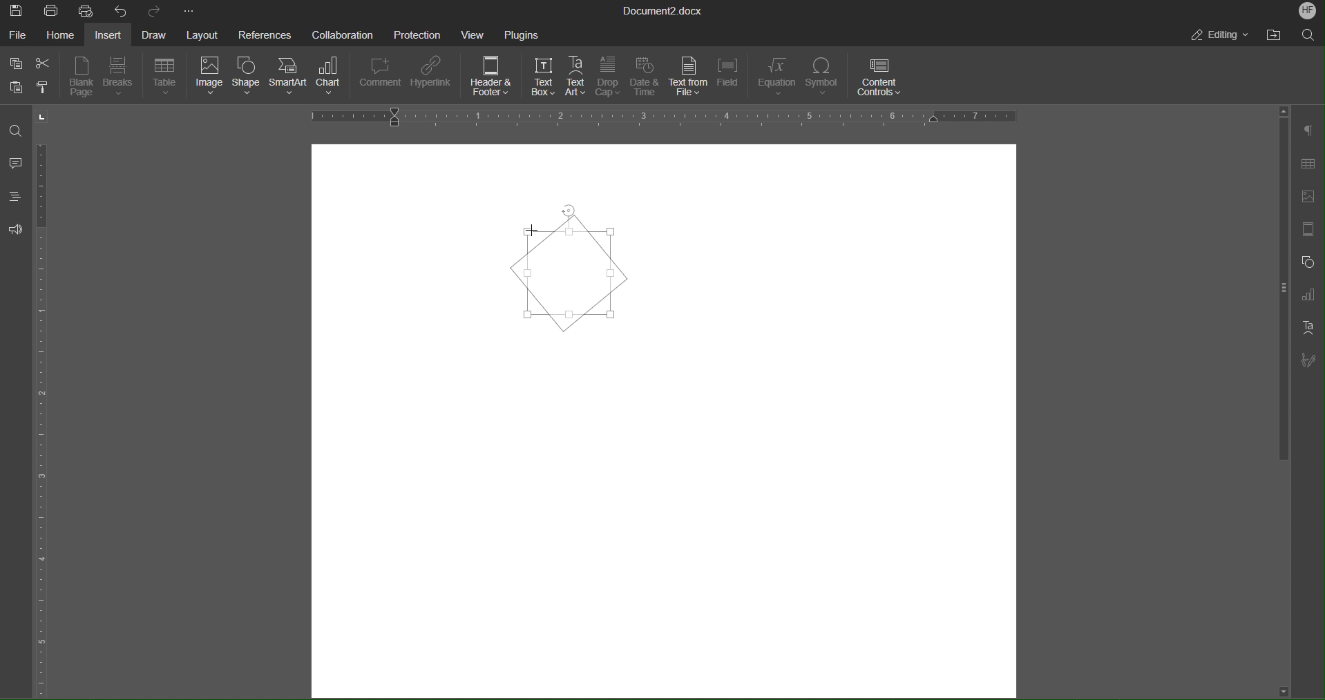 This screenshot has width=1325, height=700. What do you see at coordinates (200, 35) in the screenshot?
I see `Layout` at bounding box center [200, 35].